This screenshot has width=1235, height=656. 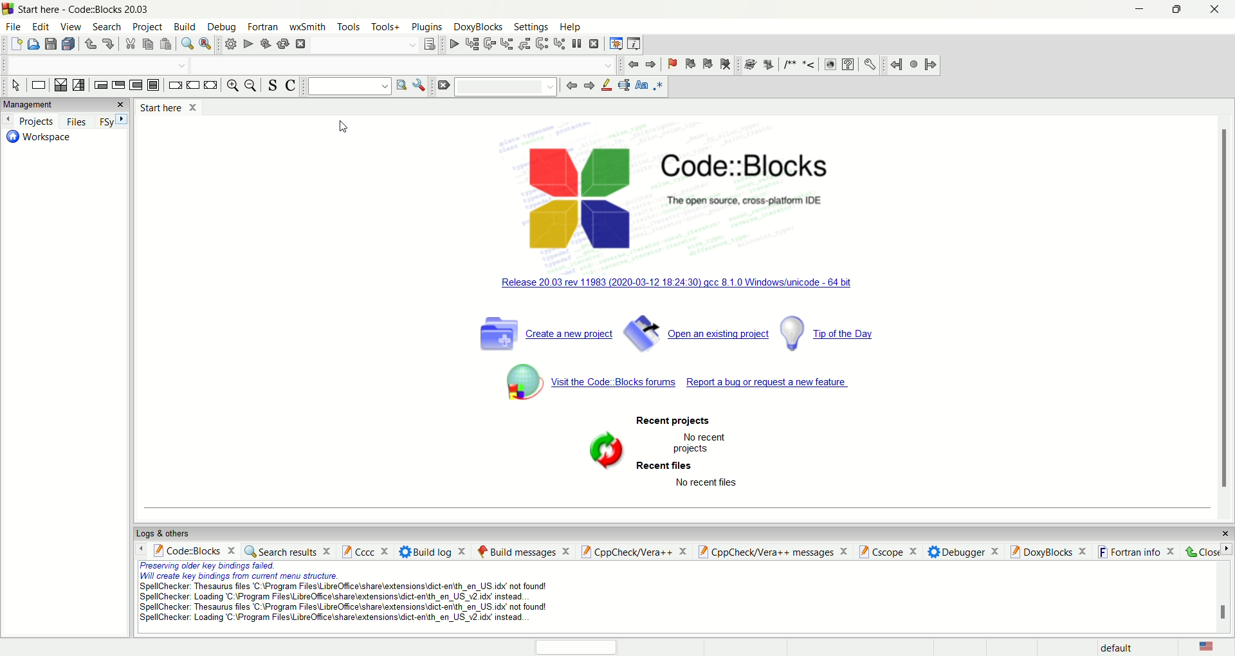 What do you see at coordinates (776, 383) in the screenshot?
I see `Report a bug or request a new feature` at bounding box center [776, 383].